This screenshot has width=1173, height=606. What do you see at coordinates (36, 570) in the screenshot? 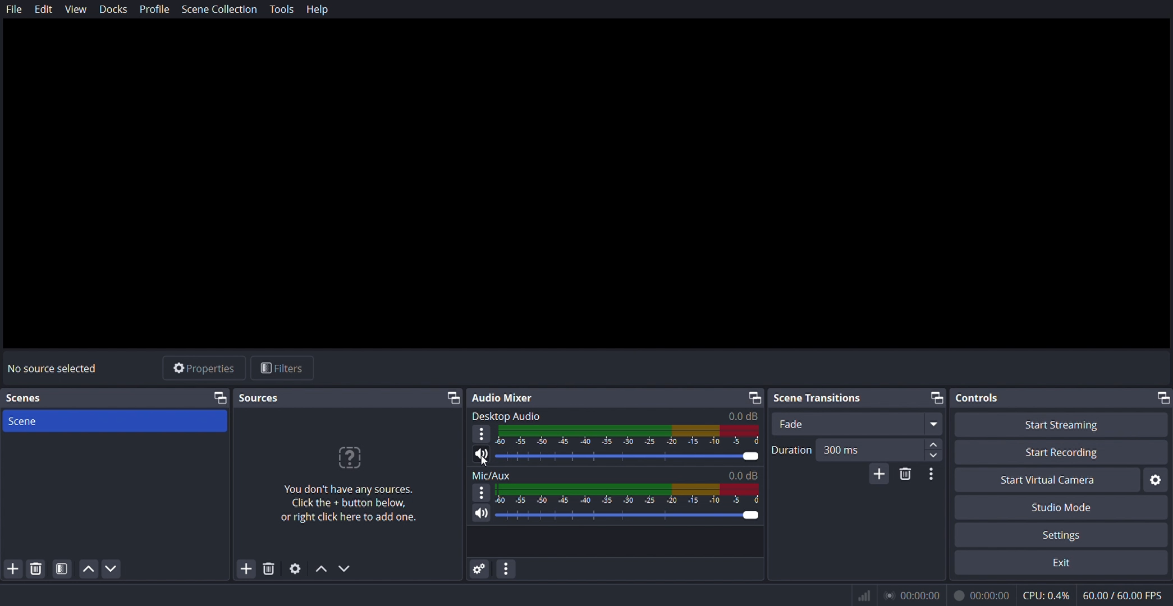
I see `delete scene` at bounding box center [36, 570].